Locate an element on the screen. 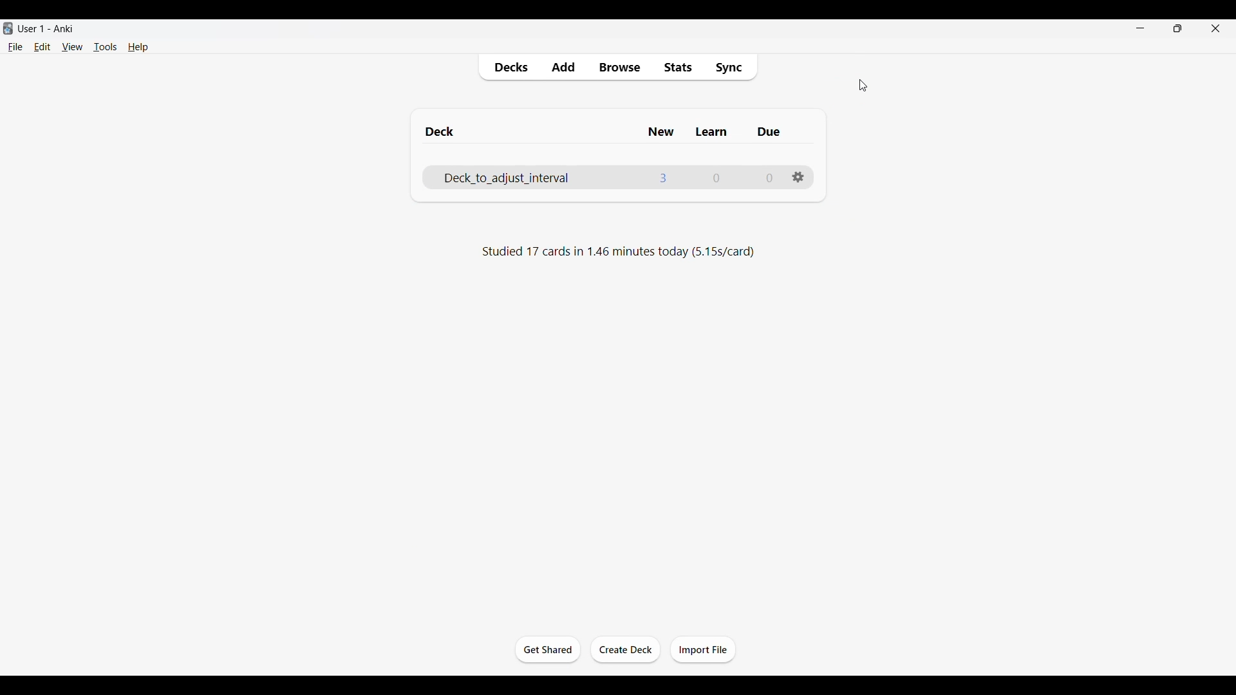 This screenshot has height=695, width=1236. File menu is located at coordinates (15, 48).